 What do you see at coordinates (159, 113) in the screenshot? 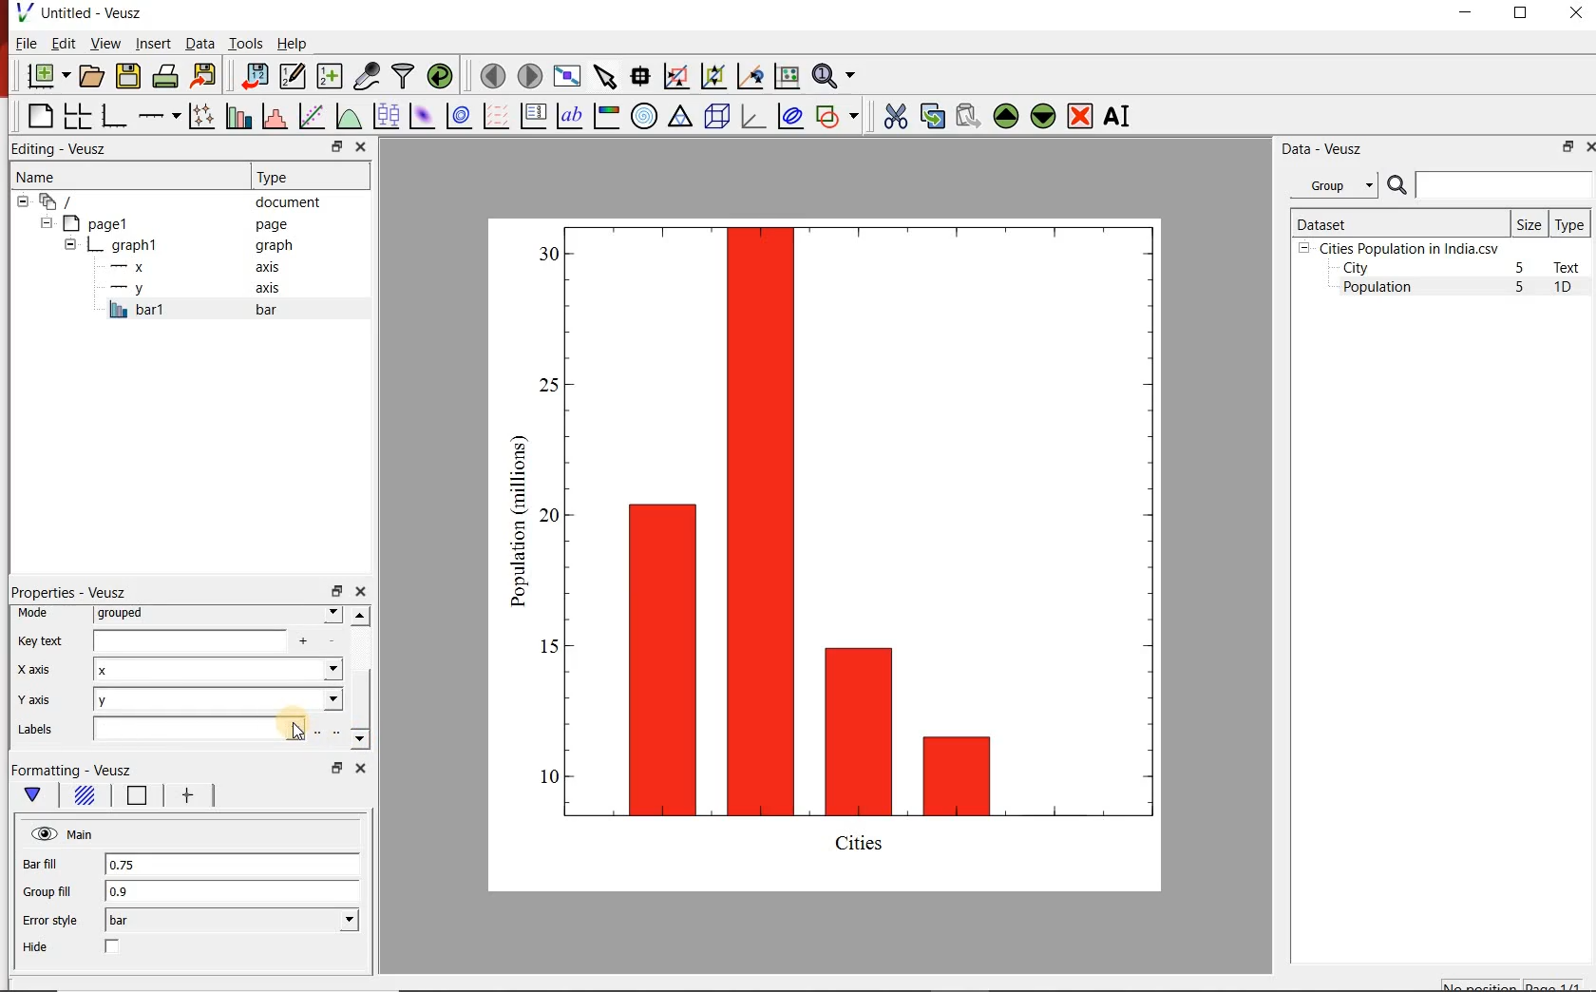
I see `Add an axis to the plot` at bounding box center [159, 113].